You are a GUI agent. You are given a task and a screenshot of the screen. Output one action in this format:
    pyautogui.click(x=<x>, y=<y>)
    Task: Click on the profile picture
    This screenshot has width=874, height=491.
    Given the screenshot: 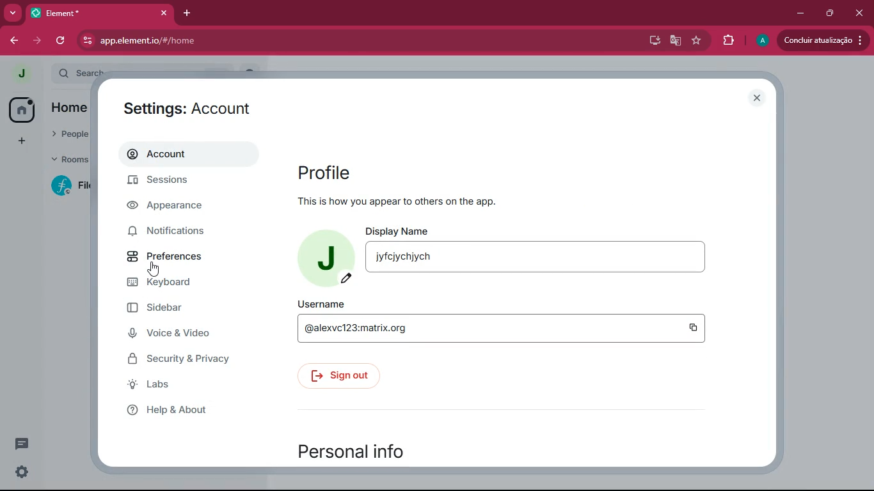 What is the action you would take?
    pyautogui.click(x=329, y=260)
    